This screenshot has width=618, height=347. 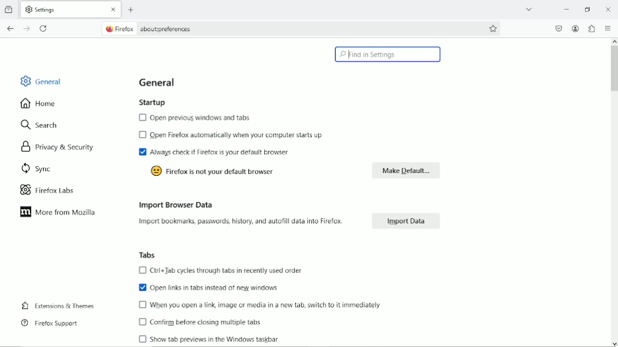 I want to click on More from Mozilla, so click(x=58, y=212).